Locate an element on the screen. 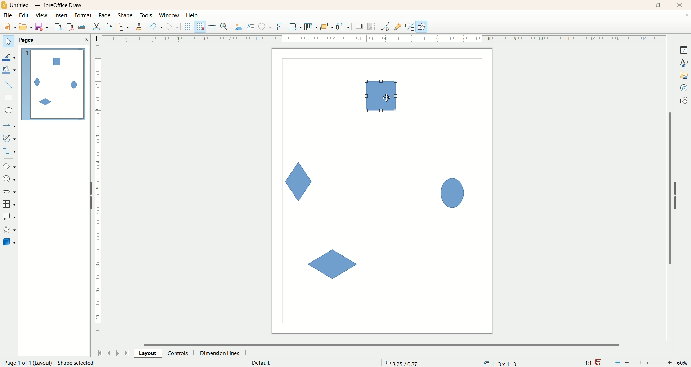  copy is located at coordinates (109, 27).